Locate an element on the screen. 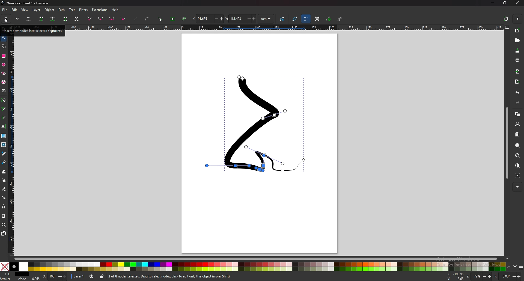 This screenshot has width=524, height=281. tweak is located at coordinates (4, 172).